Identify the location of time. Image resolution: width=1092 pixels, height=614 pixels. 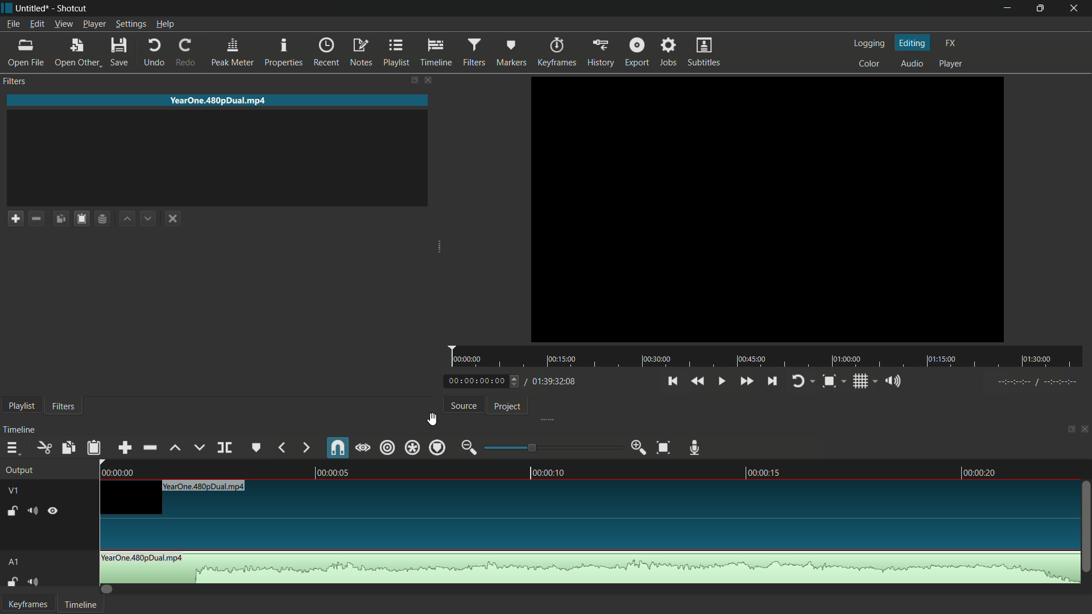
(1036, 381).